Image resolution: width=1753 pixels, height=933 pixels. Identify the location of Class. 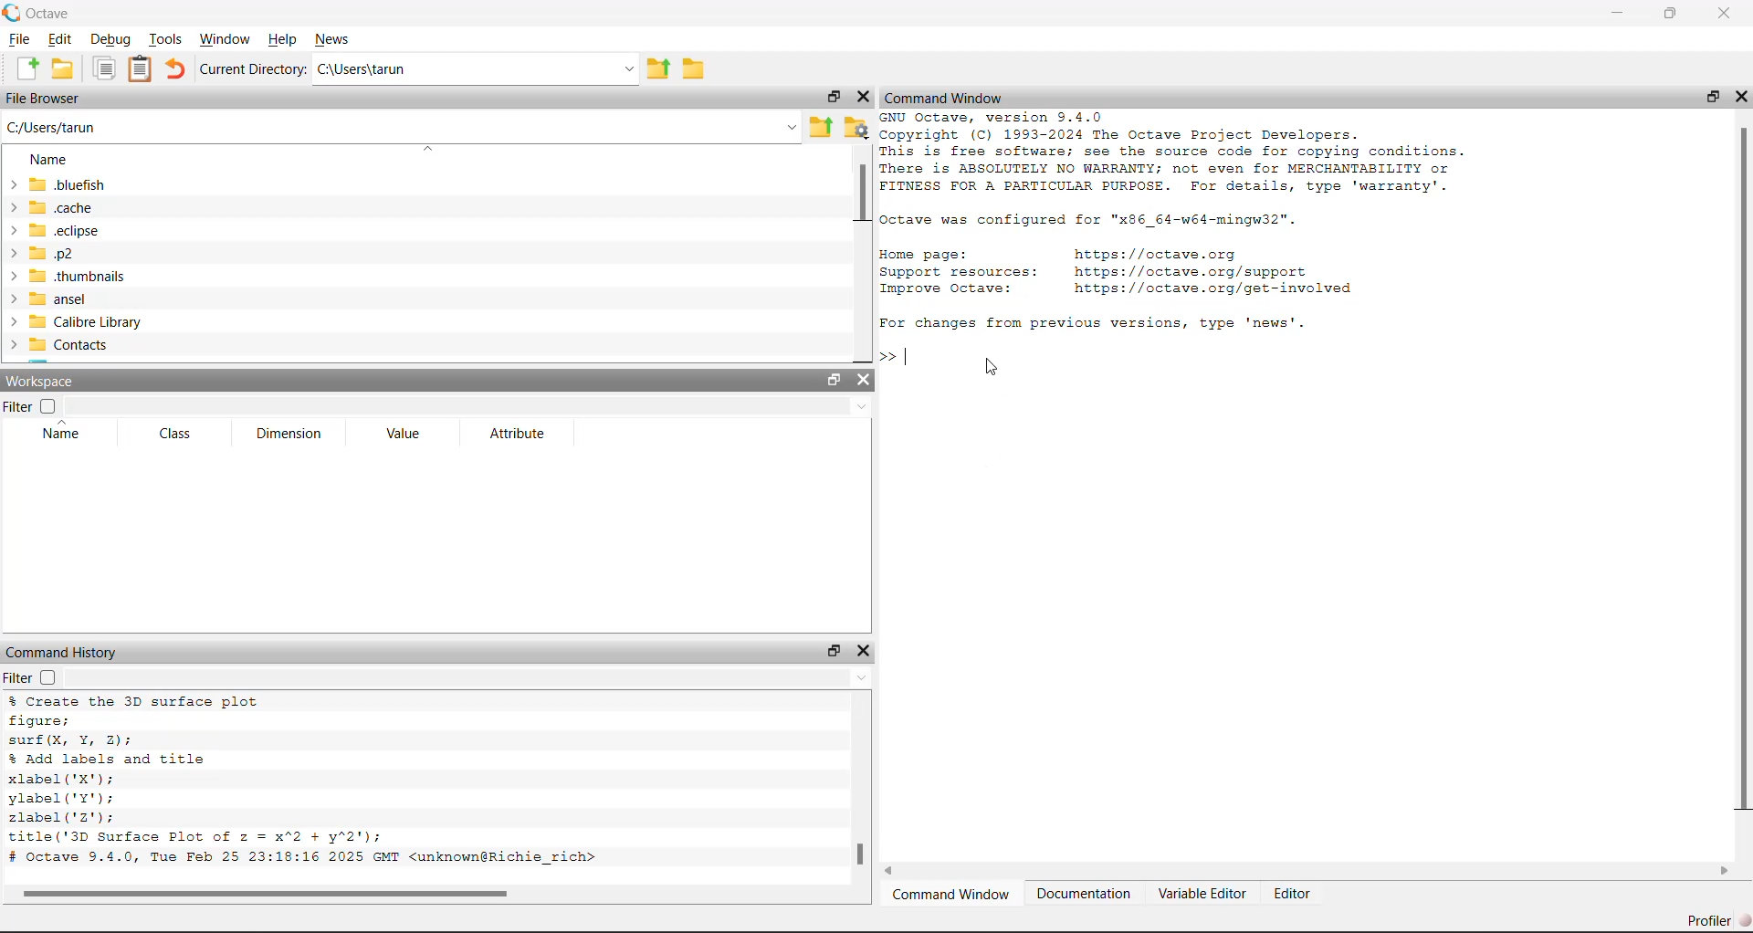
(176, 434).